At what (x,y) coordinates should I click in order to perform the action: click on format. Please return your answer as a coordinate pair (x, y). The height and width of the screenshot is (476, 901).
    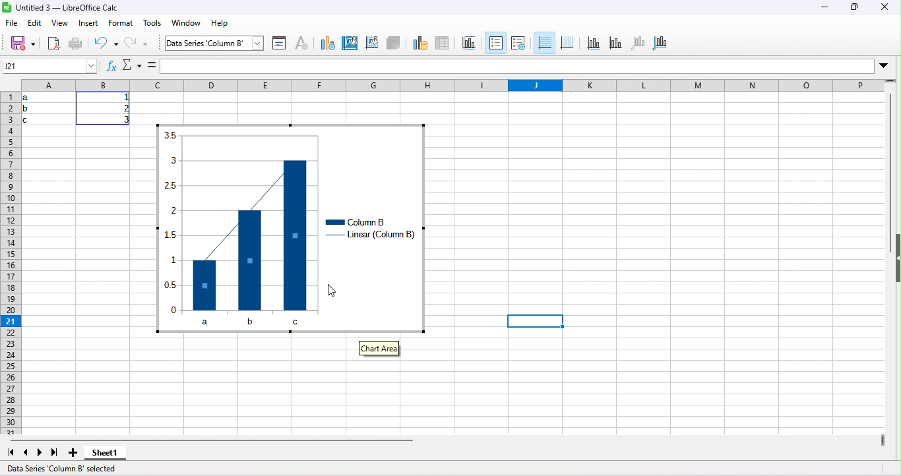
    Looking at the image, I should click on (119, 24).